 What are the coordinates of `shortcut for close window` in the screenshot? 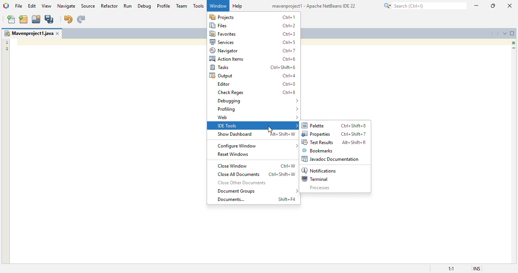 It's located at (288, 166).